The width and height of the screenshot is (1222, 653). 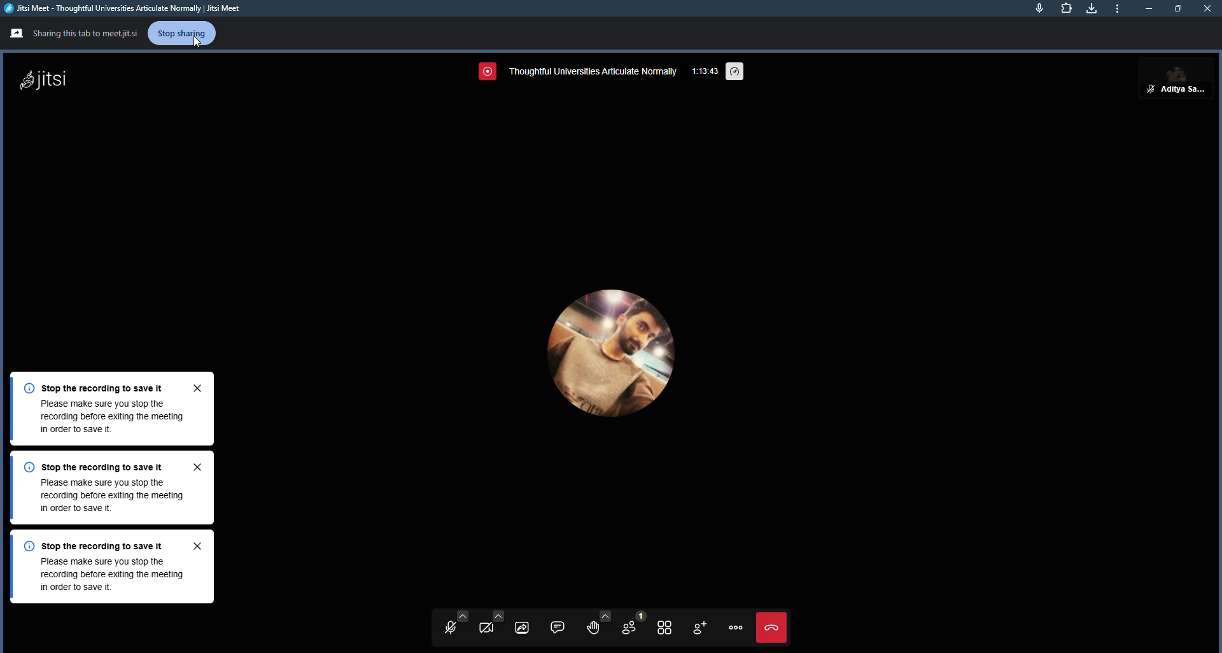 What do you see at coordinates (182, 35) in the screenshot?
I see `stop sharing` at bounding box center [182, 35].